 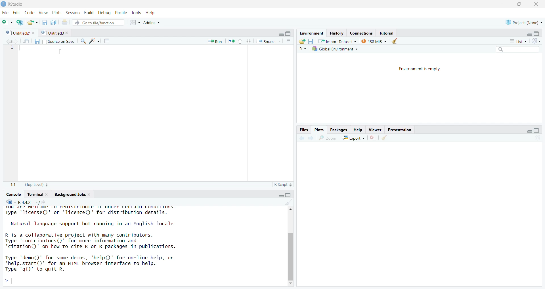 What do you see at coordinates (59, 41) in the screenshot?
I see `Source on Save` at bounding box center [59, 41].